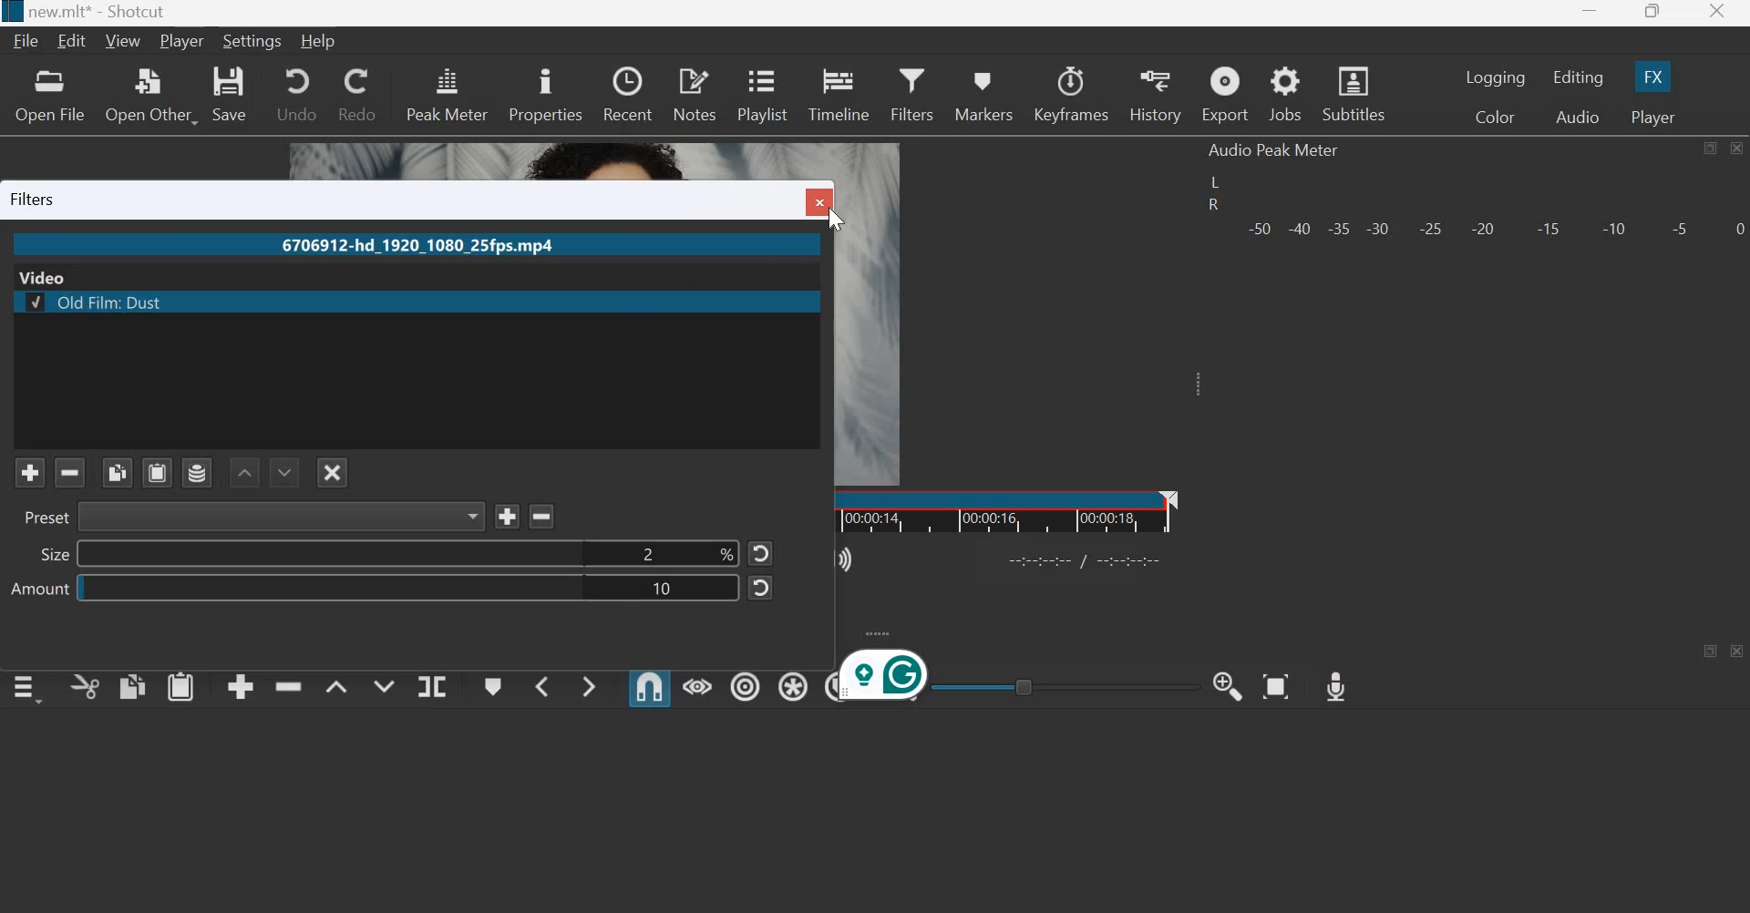  Describe the element at coordinates (86, 689) in the screenshot. I see `cut` at that location.